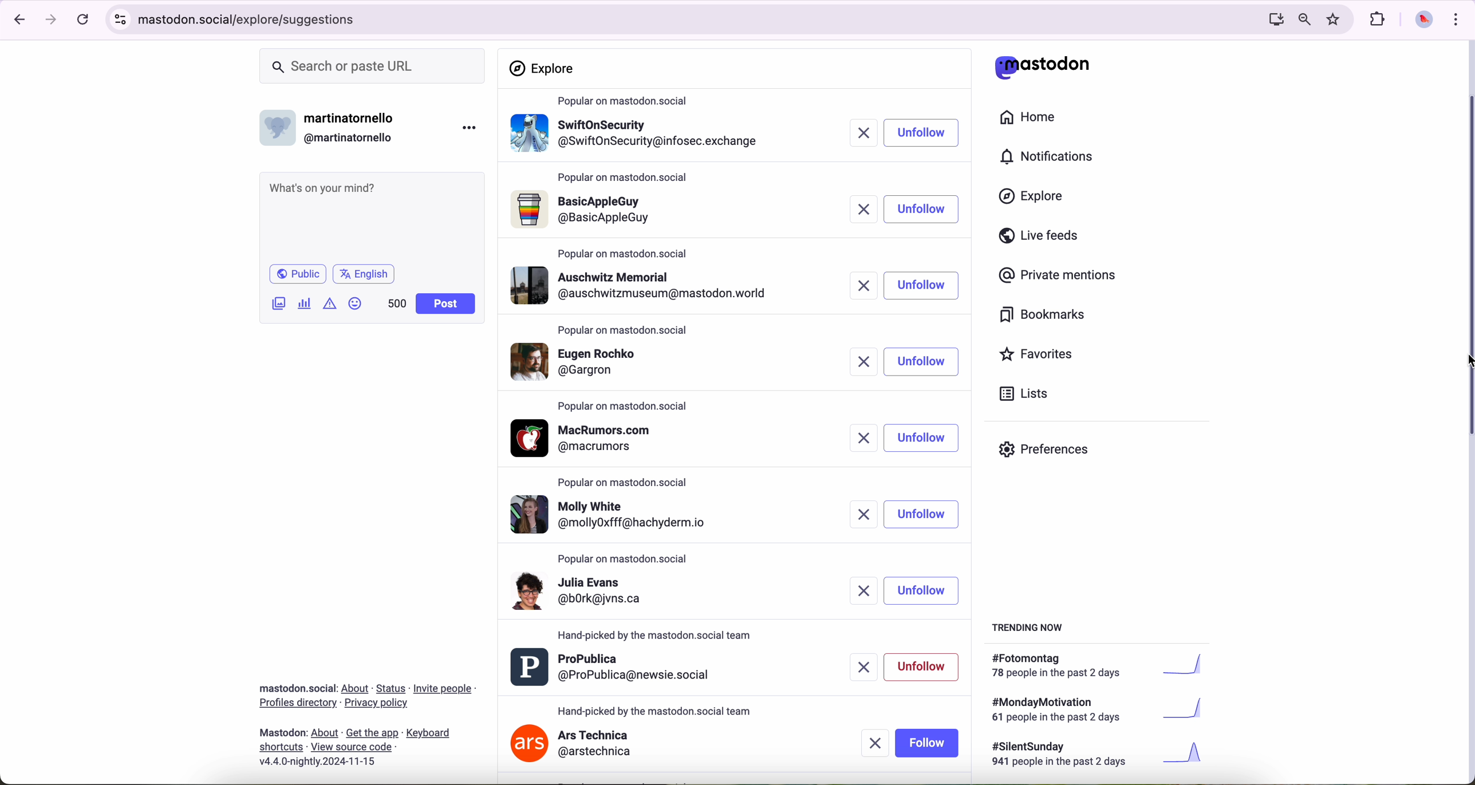 This screenshot has height=785, width=1475. Describe the element at coordinates (1336, 19) in the screenshot. I see `favorites` at that location.